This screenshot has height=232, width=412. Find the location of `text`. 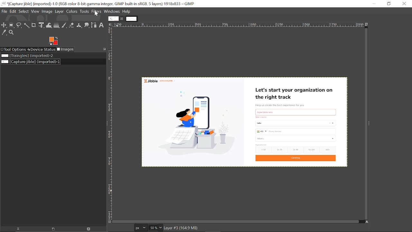

text is located at coordinates (262, 117).